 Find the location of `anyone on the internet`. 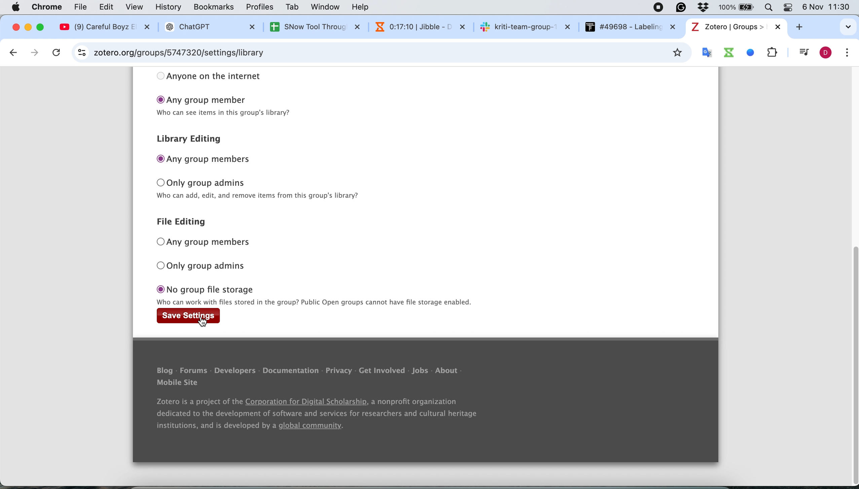

anyone on the internet is located at coordinates (218, 76).